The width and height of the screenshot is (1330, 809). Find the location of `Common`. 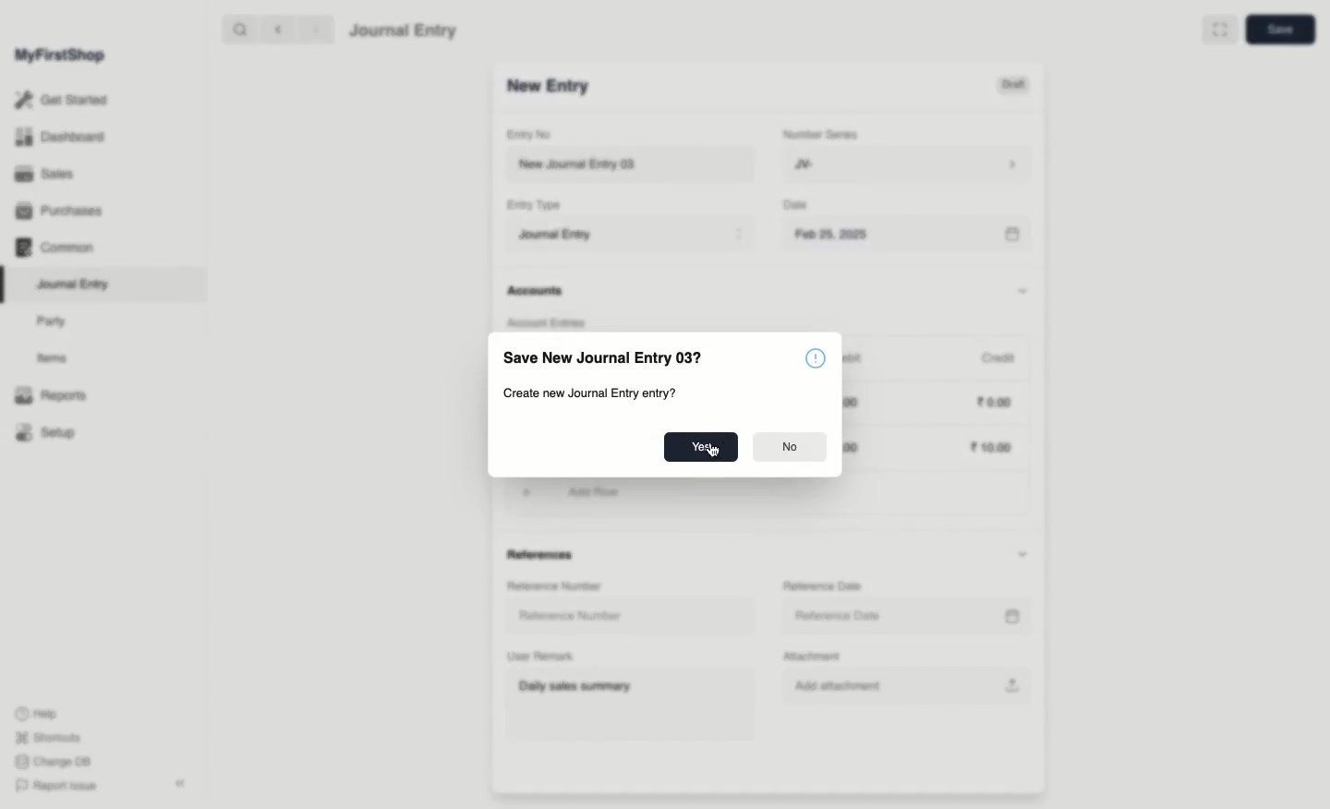

Common is located at coordinates (54, 248).